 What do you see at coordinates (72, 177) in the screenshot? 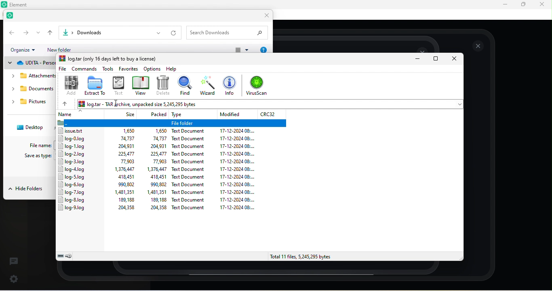
I see `log-5.log` at bounding box center [72, 177].